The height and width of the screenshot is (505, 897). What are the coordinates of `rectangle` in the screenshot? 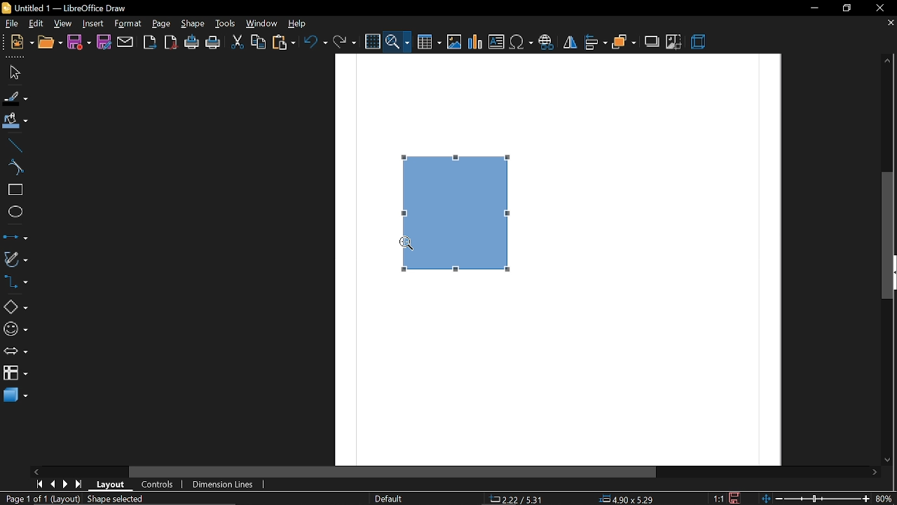 It's located at (14, 189).